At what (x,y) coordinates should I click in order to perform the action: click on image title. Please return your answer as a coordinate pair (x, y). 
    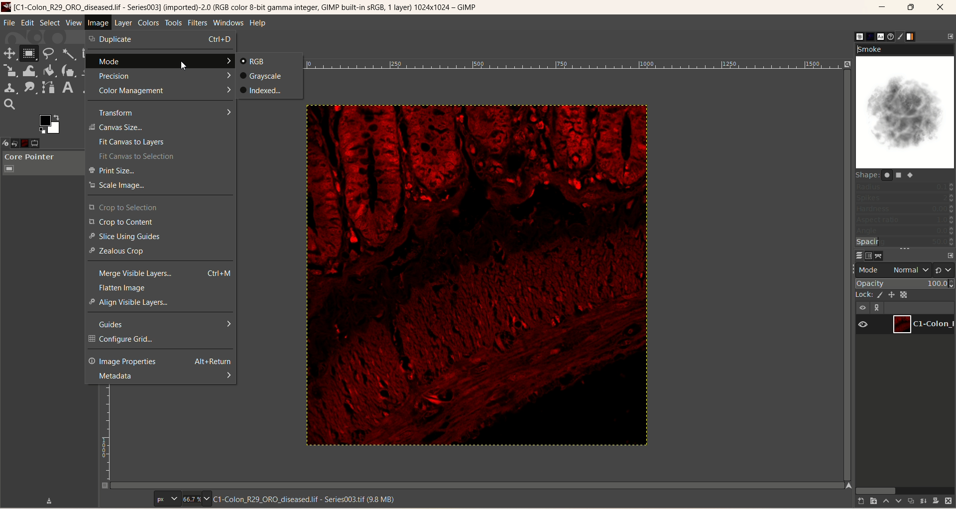
    Looking at the image, I should click on (308, 498).